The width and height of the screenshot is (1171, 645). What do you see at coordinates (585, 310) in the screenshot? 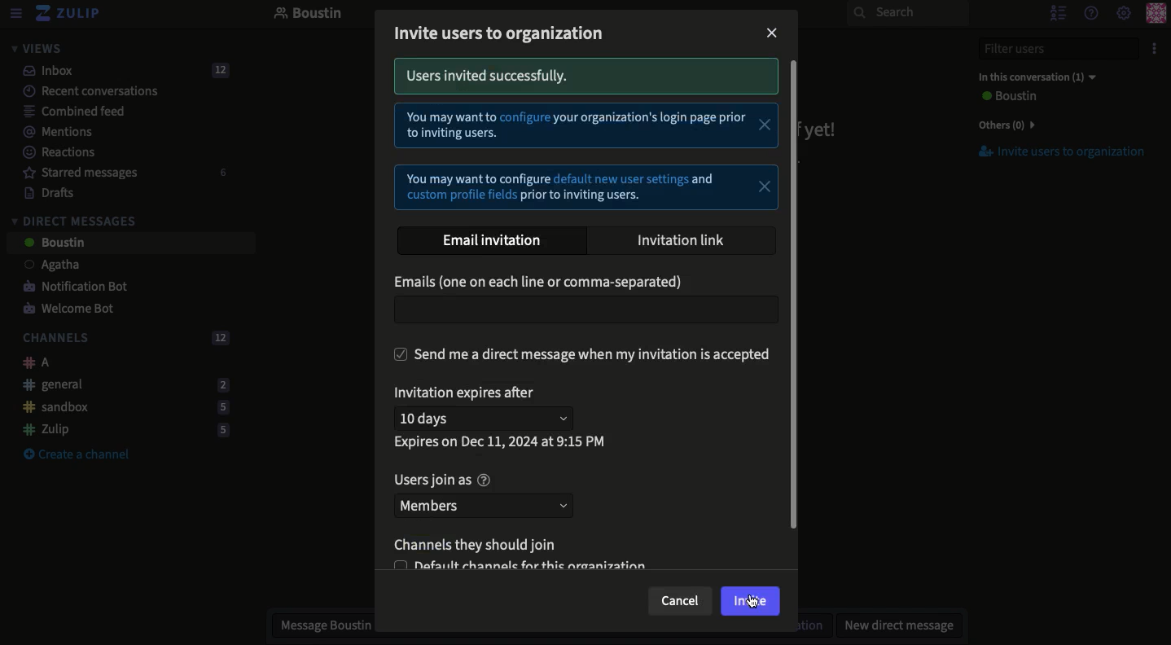
I see `add Email` at bounding box center [585, 310].